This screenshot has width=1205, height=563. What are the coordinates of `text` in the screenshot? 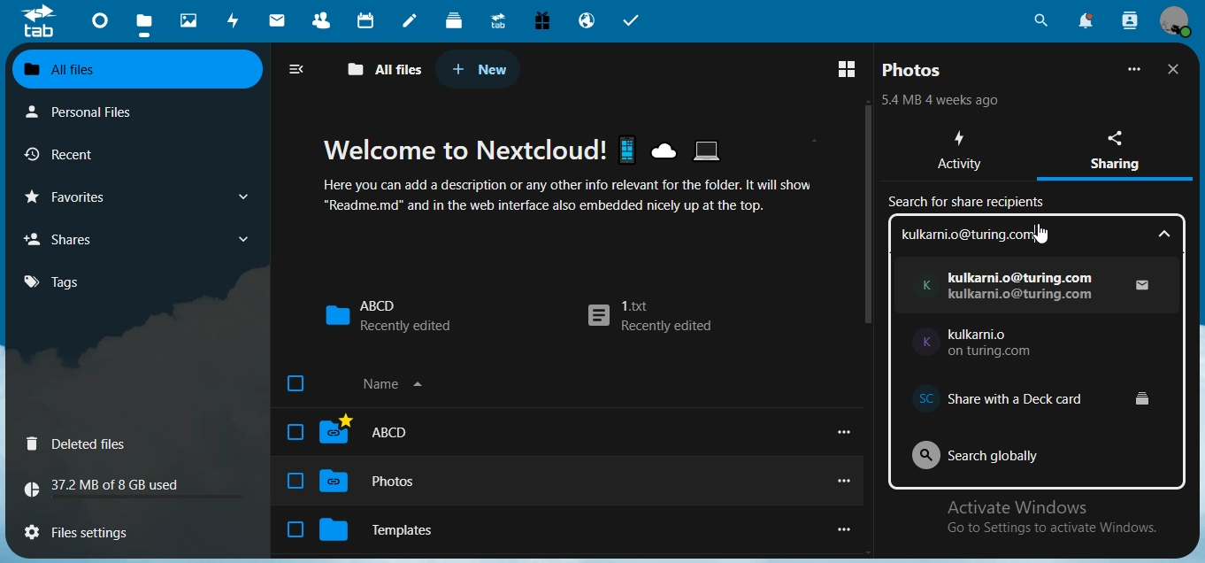 It's located at (583, 174).